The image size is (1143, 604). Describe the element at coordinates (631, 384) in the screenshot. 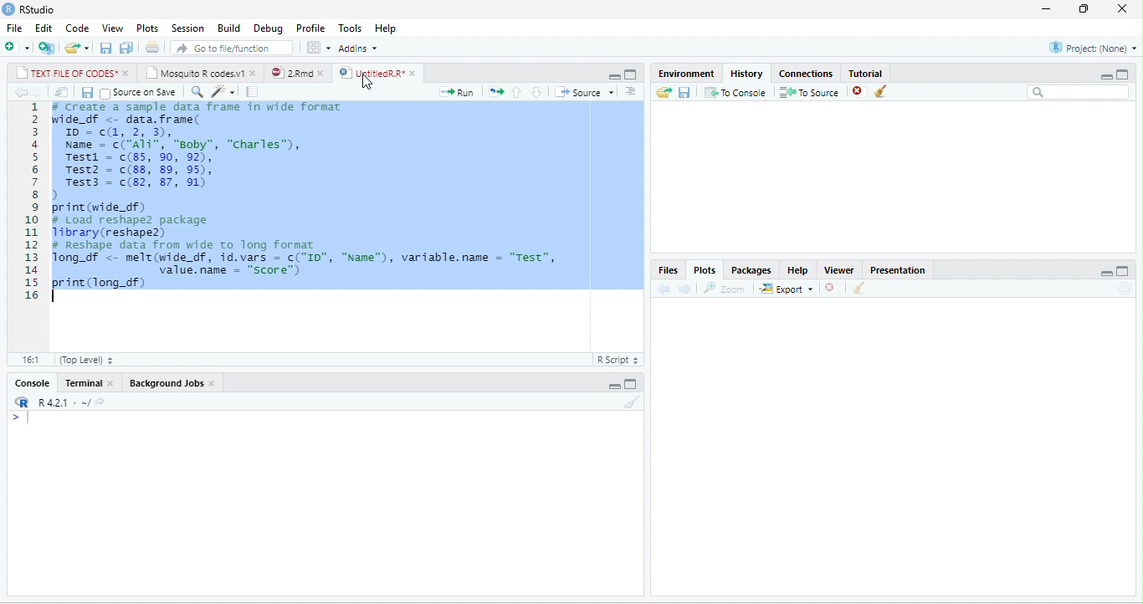

I see `maximize` at that location.